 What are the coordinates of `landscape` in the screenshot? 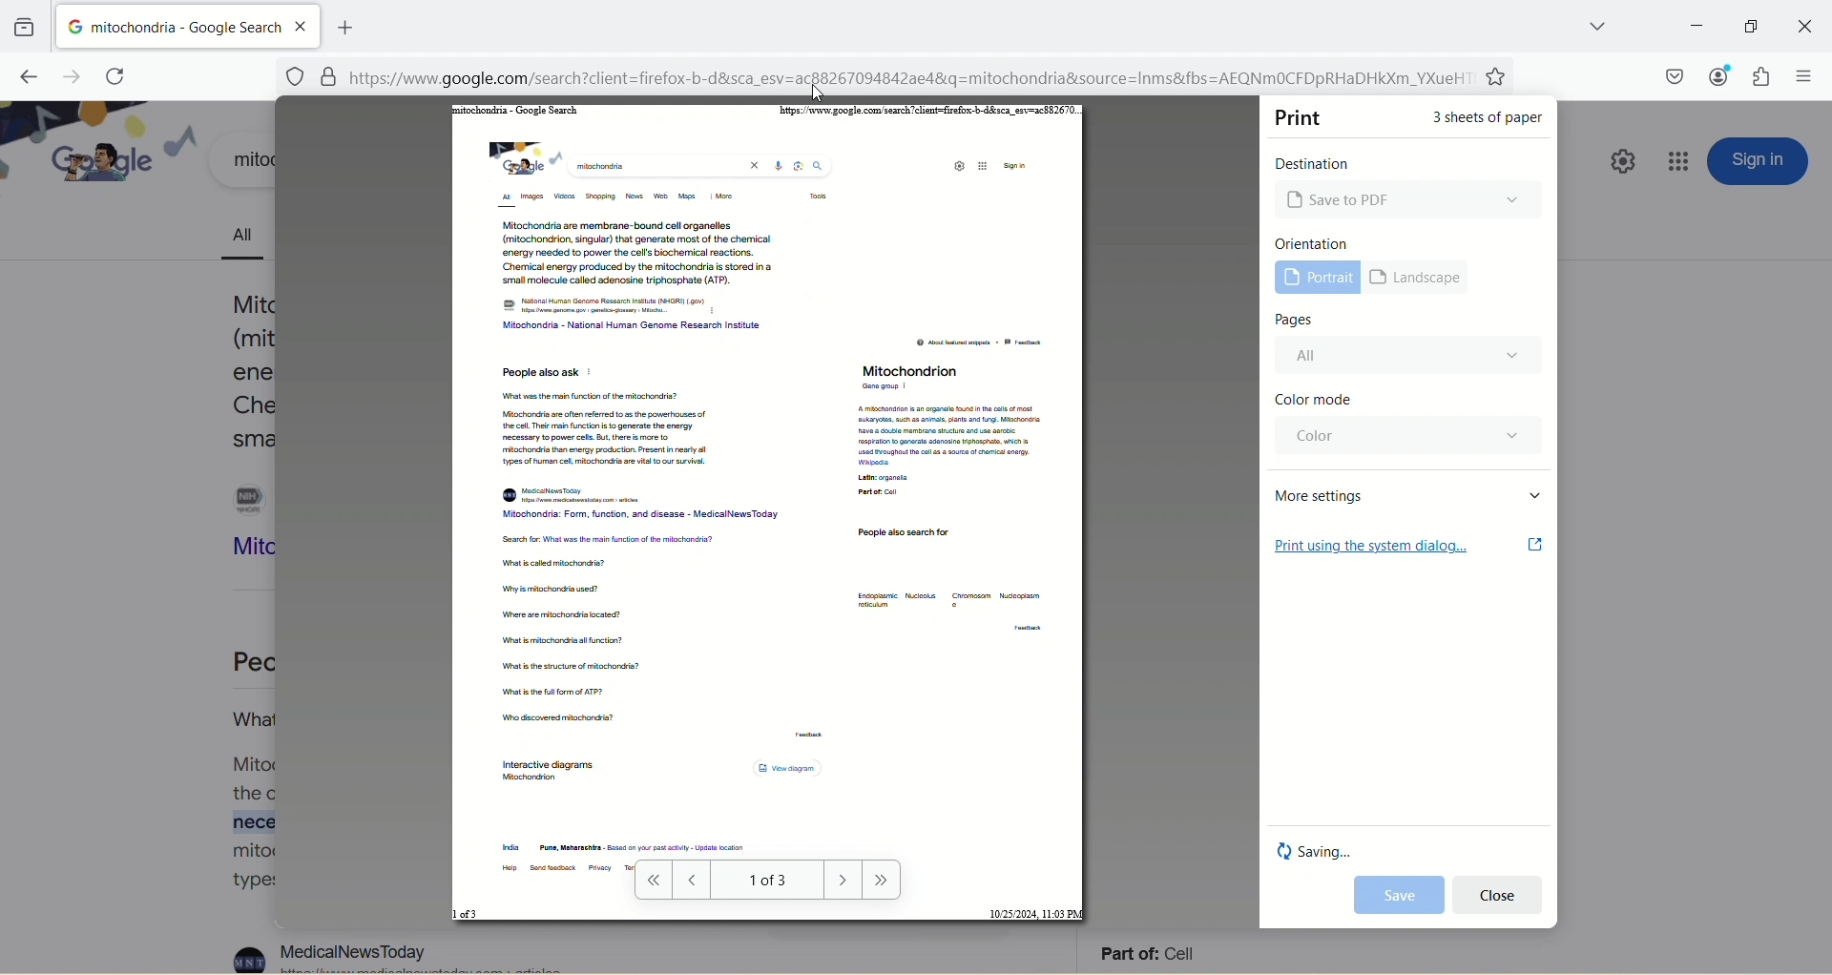 It's located at (1422, 279).